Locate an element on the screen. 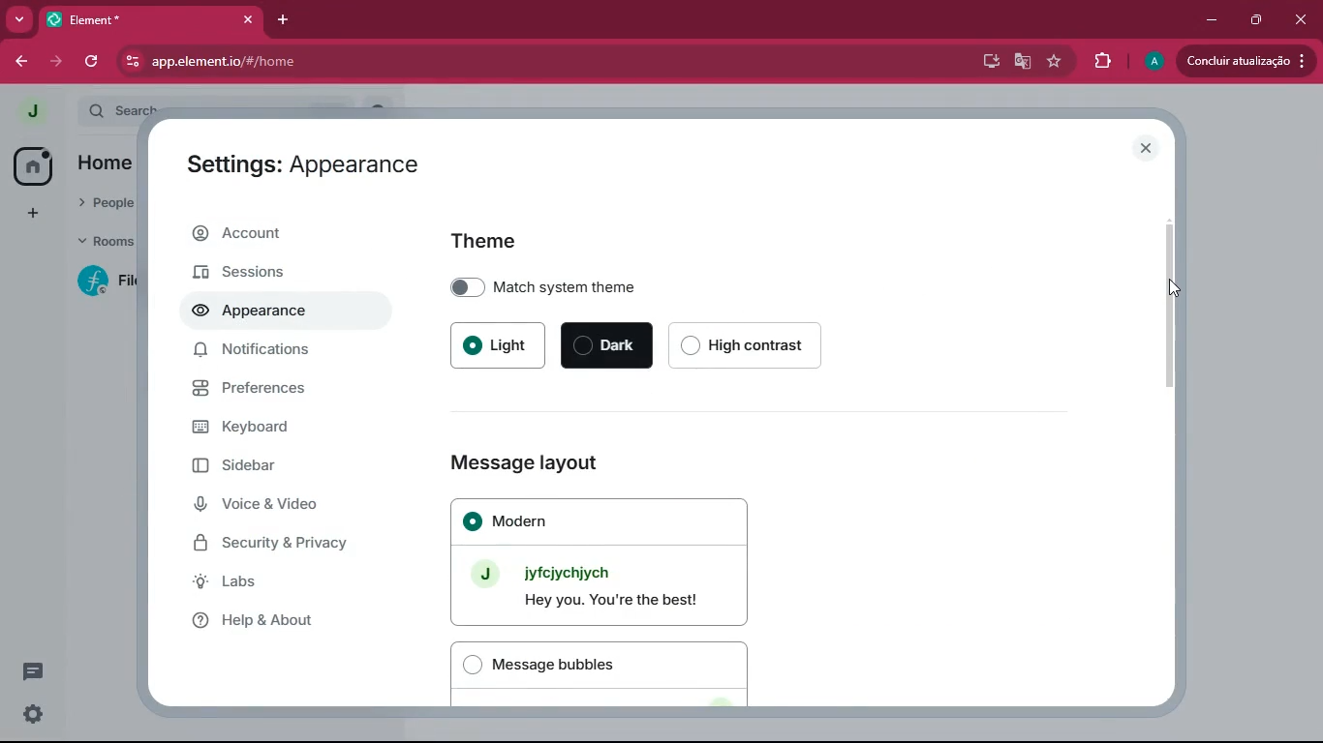 This screenshot has width=1323, height=743. close is located at coordinates (248, 19).